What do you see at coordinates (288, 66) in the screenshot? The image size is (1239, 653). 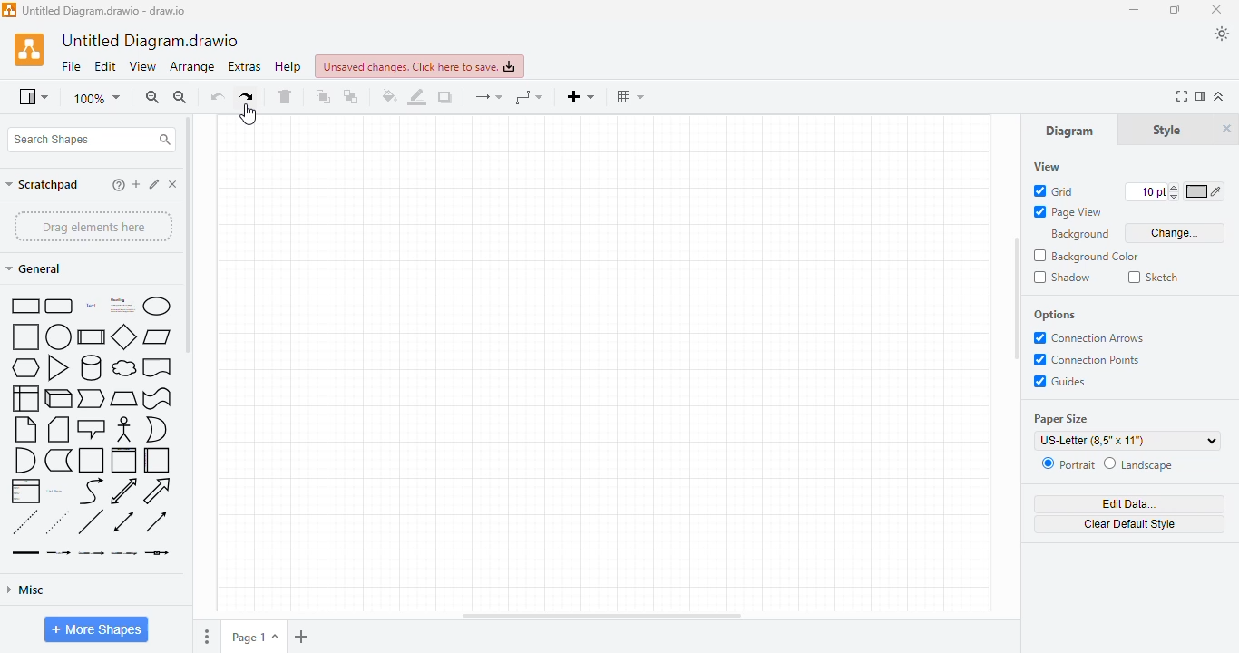 I see `help` at bounding box center [288, 66].